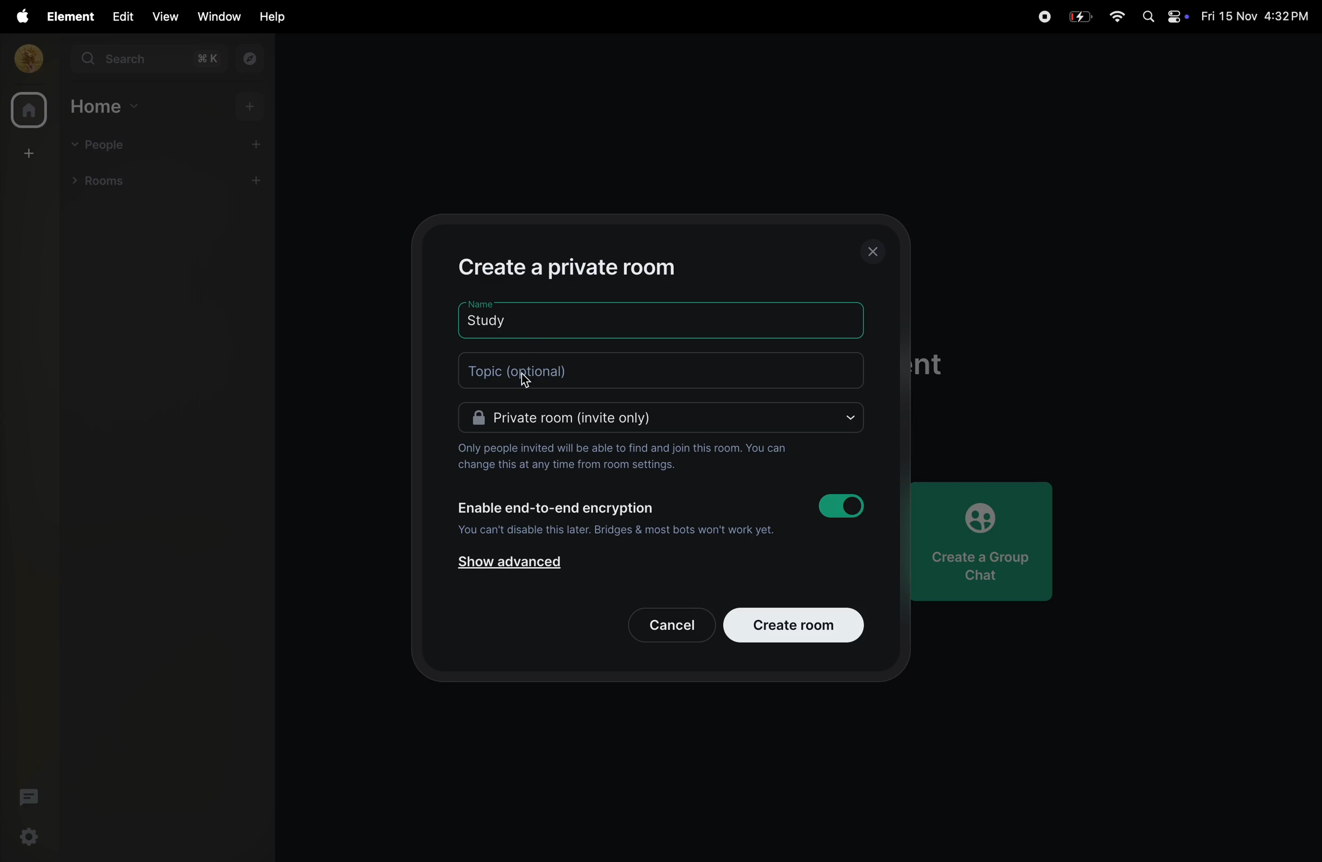 This screenshot has height=862, width=1322. I want to click on threads, so click(27, 796).